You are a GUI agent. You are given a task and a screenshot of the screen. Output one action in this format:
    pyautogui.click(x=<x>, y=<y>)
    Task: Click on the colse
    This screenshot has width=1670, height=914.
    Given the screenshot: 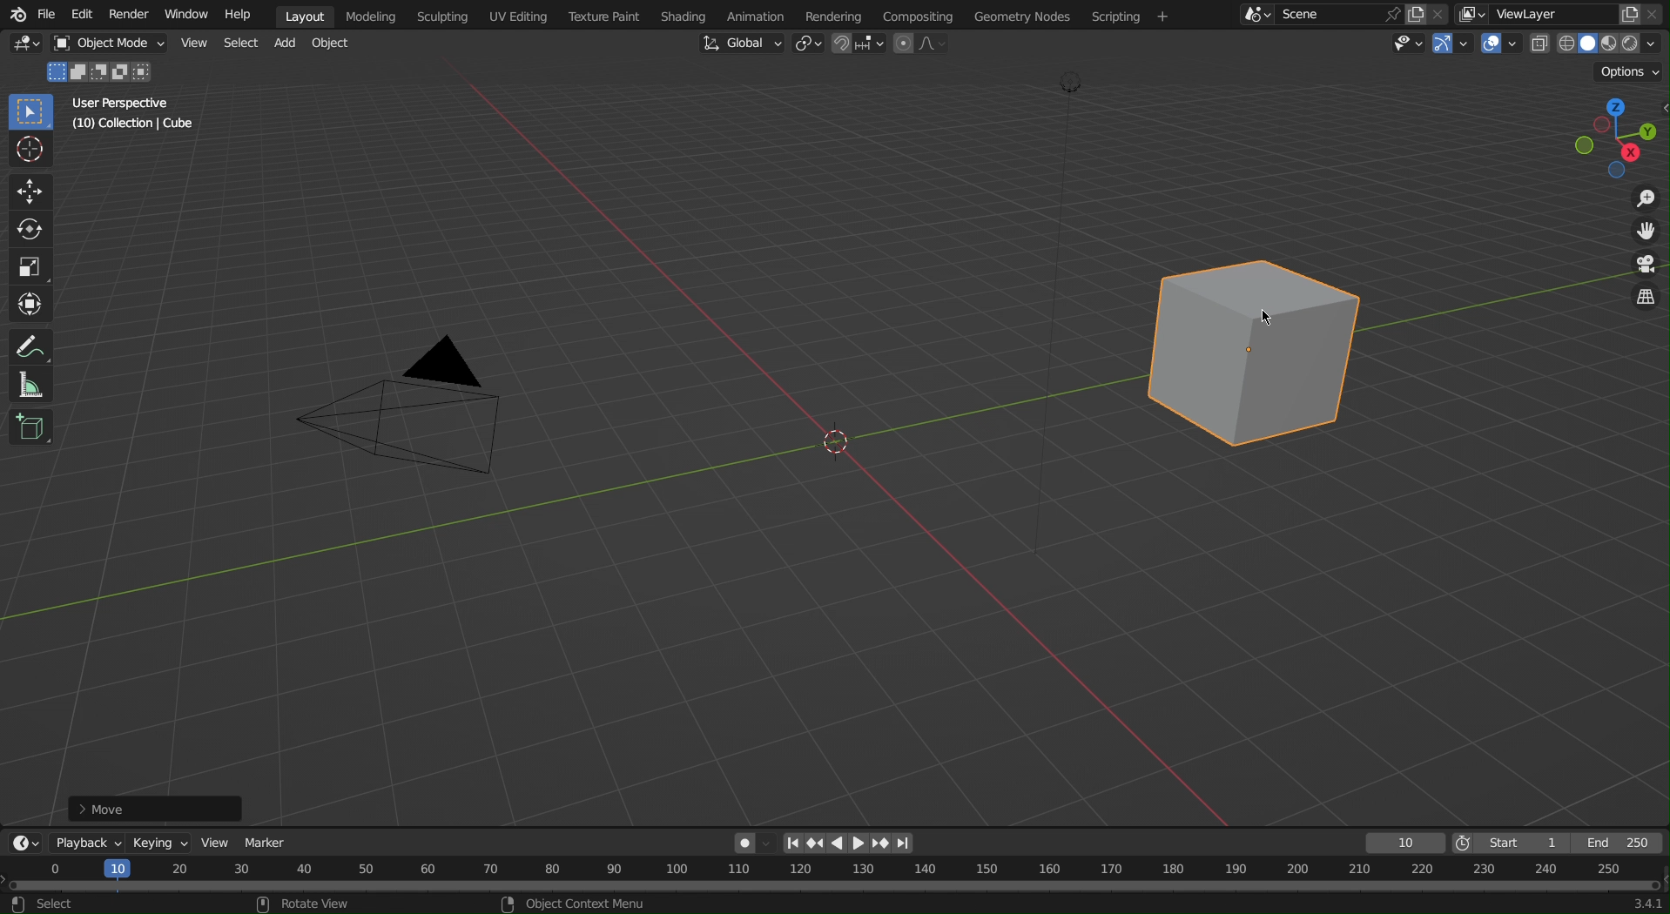 What is the action you would take?
    pyautogui.click(x=1445, y=12)
    